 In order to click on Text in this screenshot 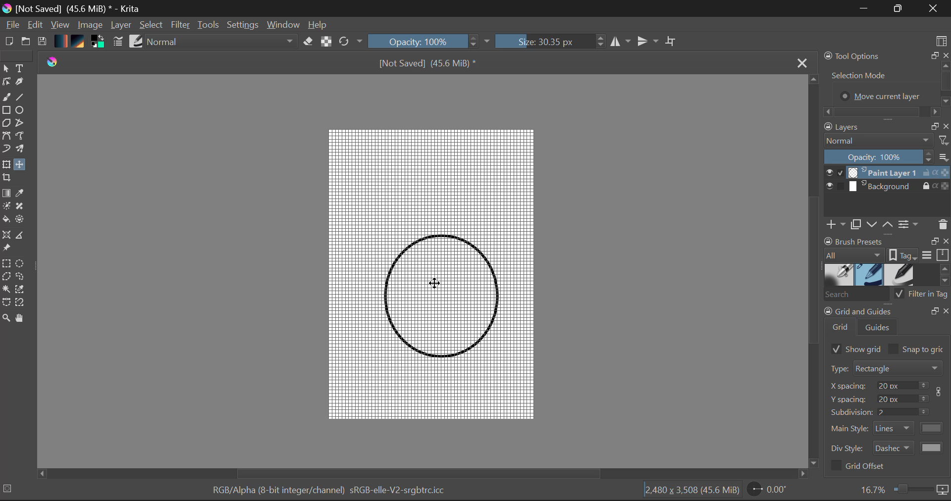, I will do `click(20, 68)`.